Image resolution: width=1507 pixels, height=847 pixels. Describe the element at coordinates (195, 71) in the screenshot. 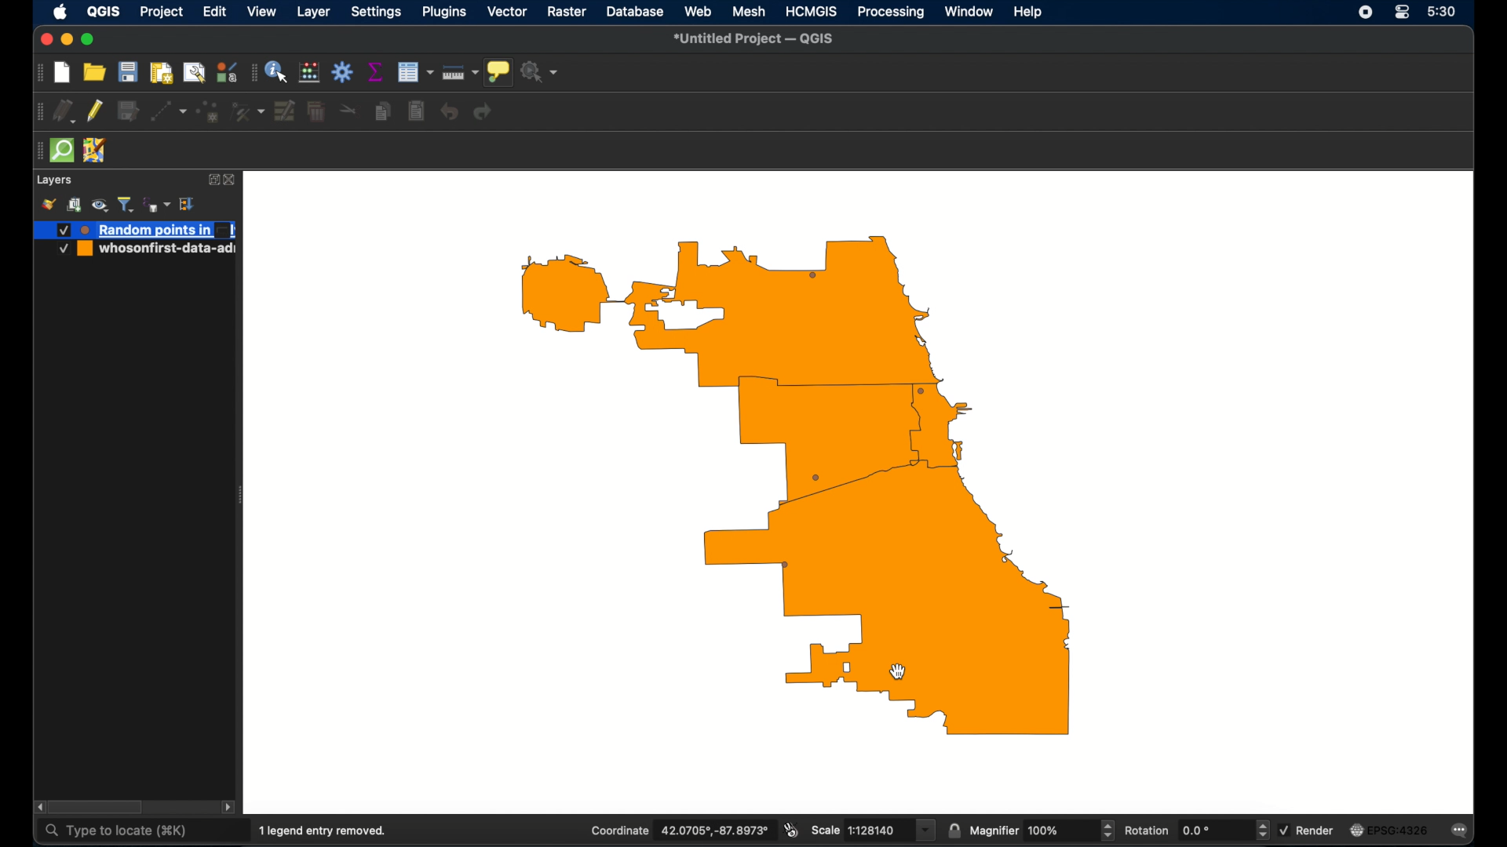

I see `open layout manager` at that location.